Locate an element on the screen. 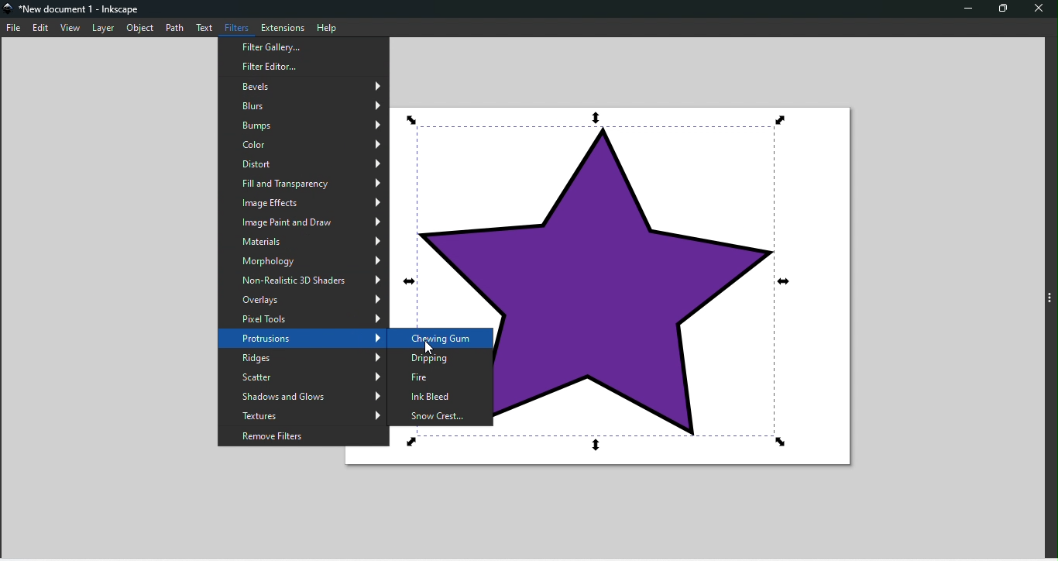  Path is located at coordinates (177, 28).